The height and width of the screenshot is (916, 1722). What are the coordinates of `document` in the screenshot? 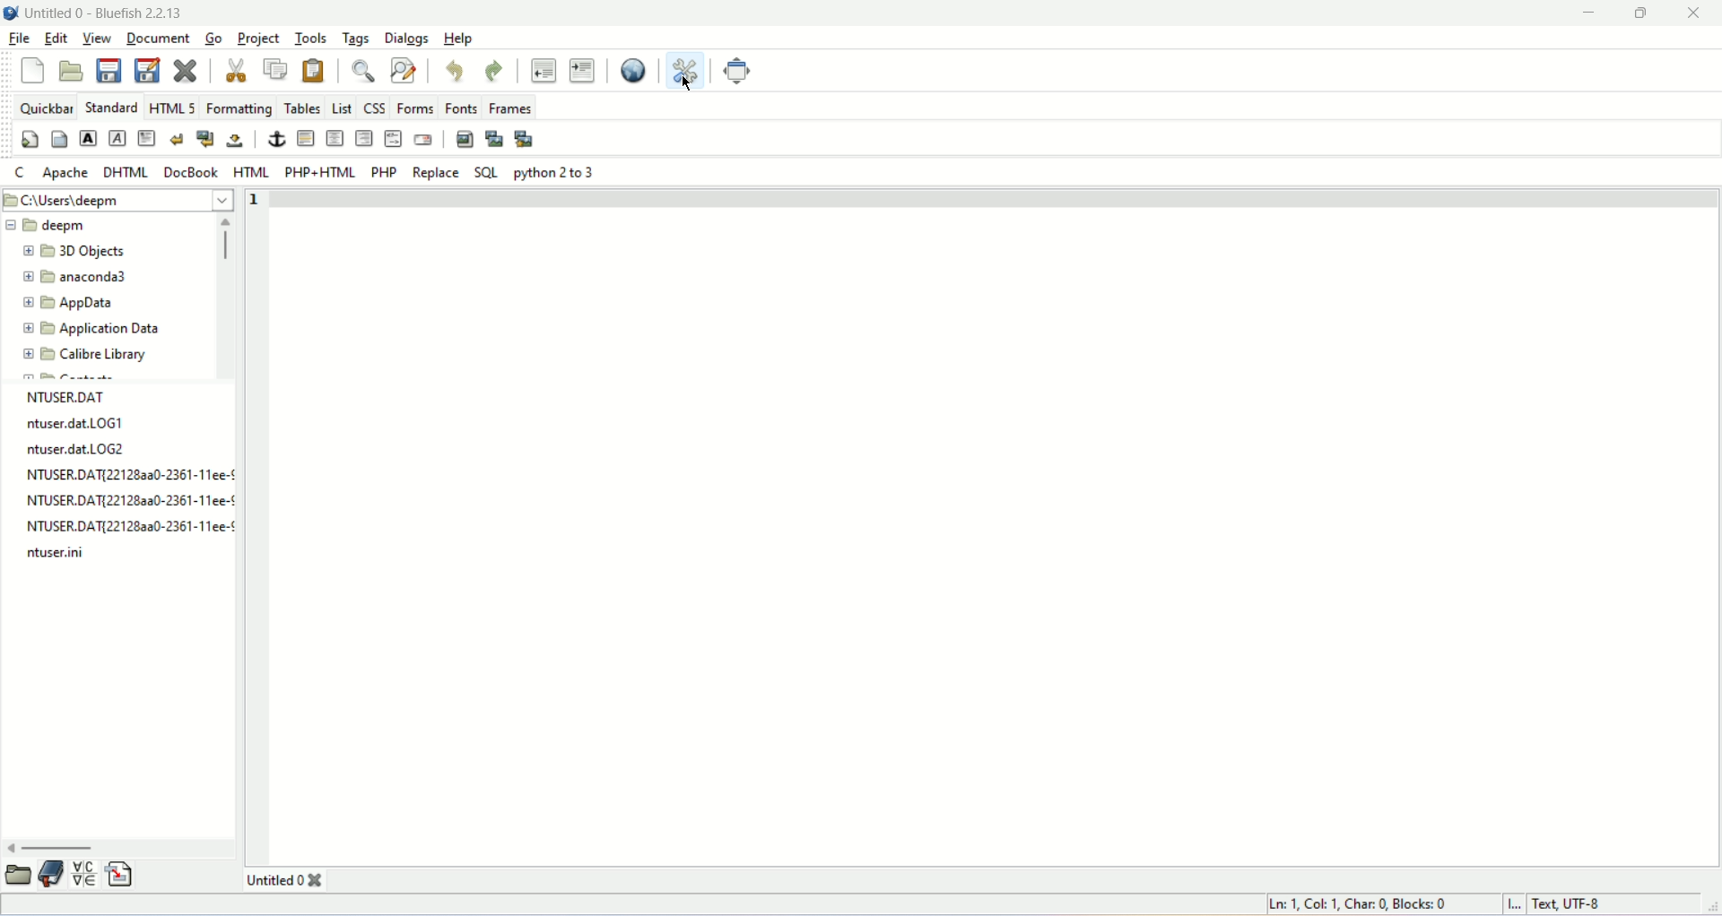 It's located at (159, 36).